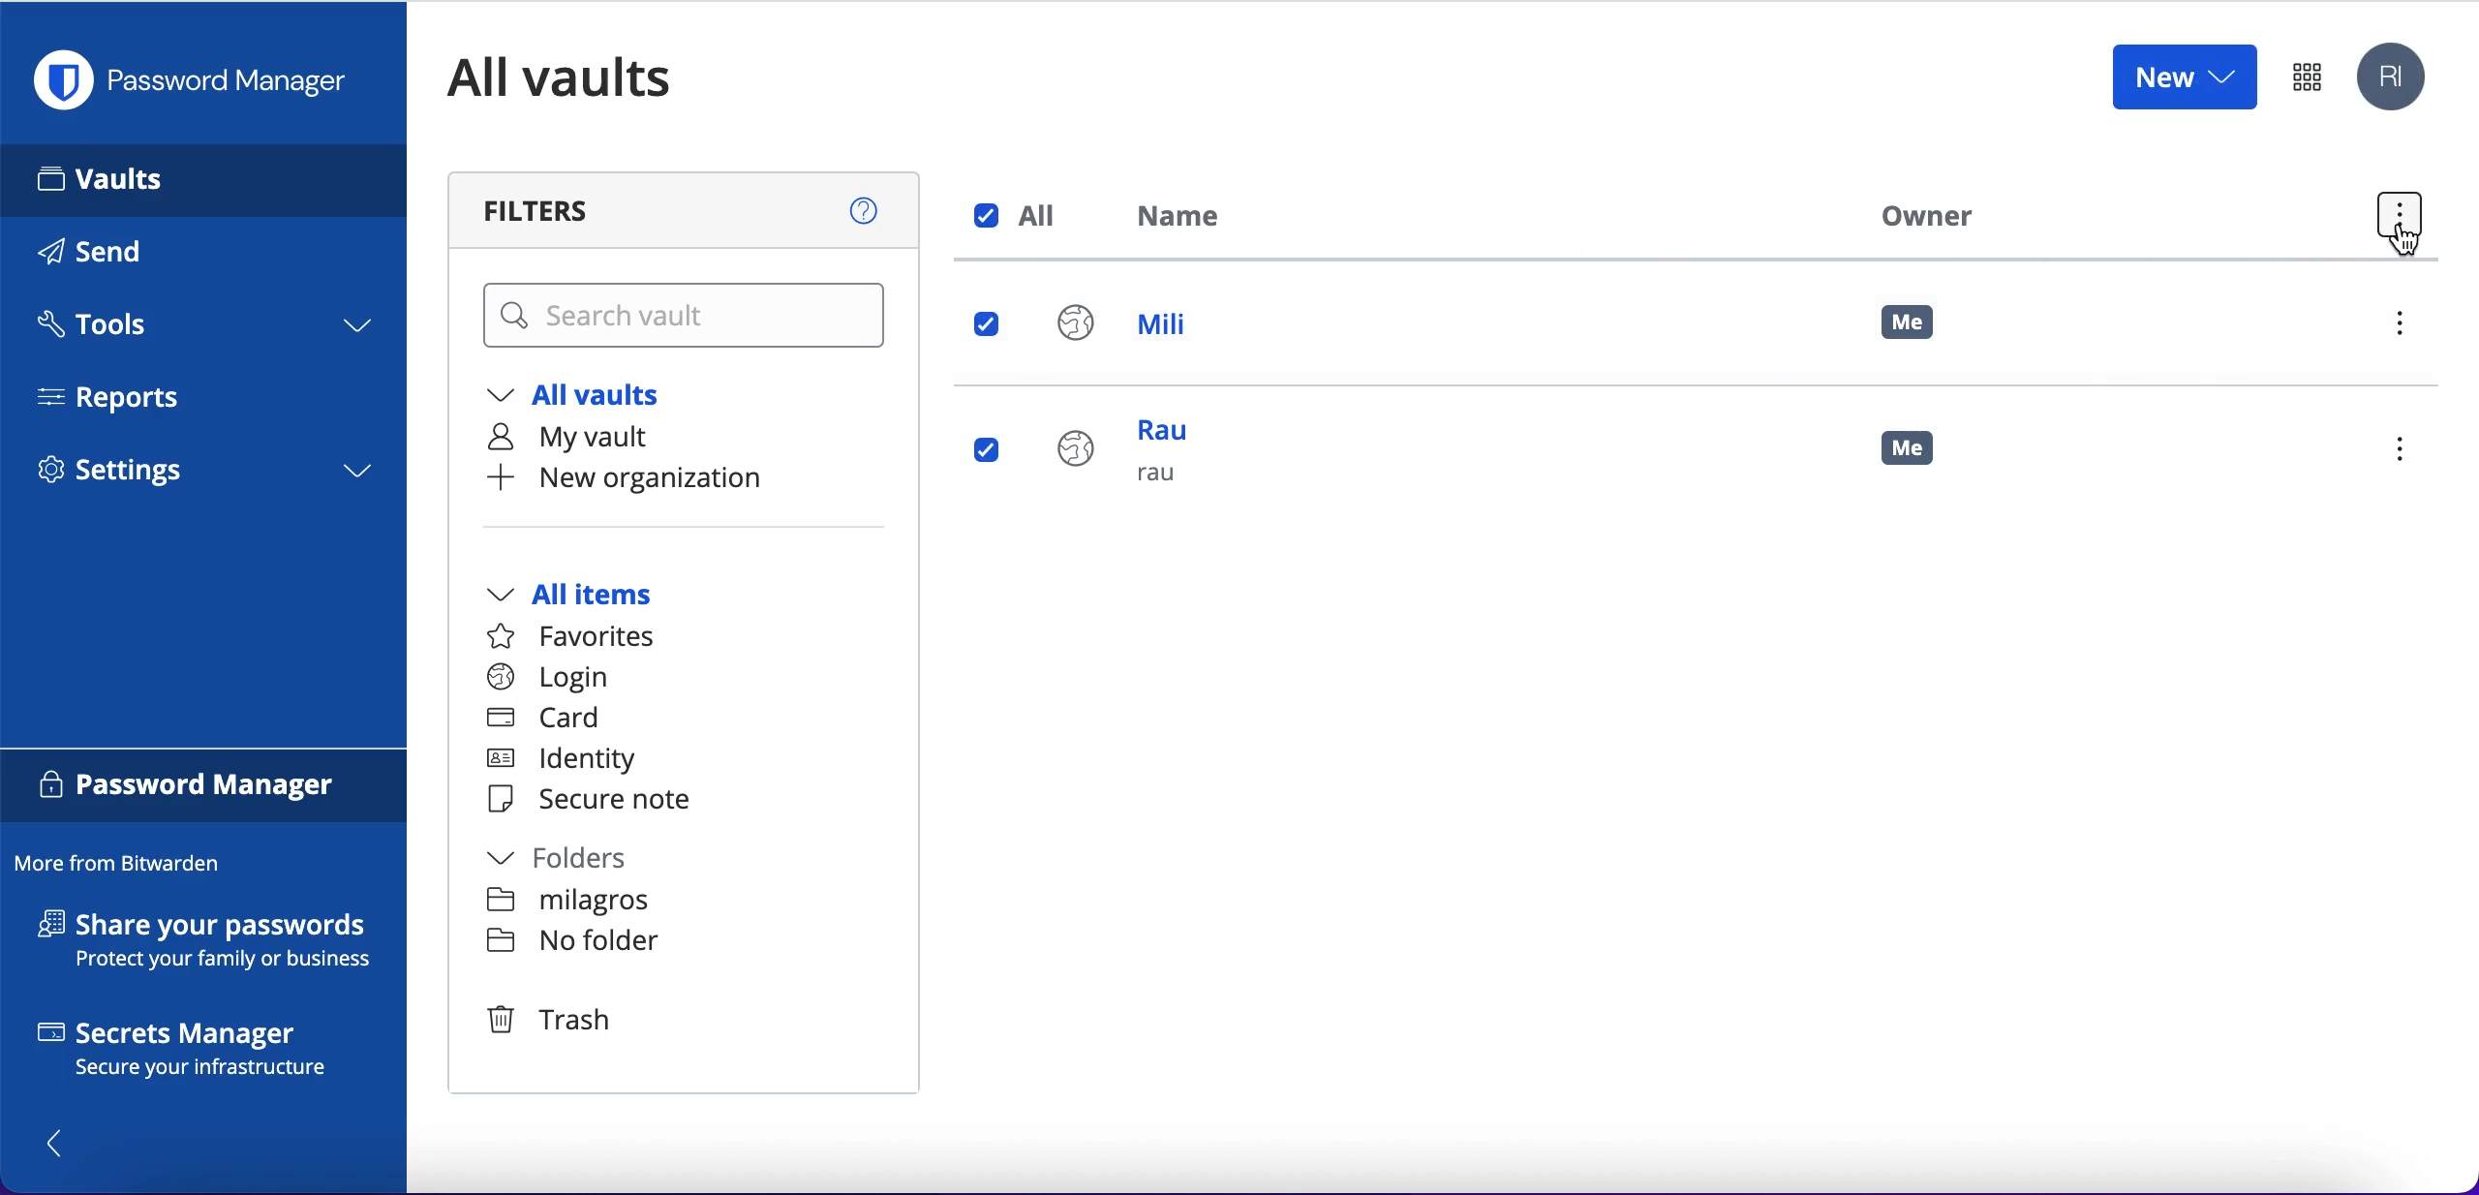 The height and width of the screenshot is (1195, 2479). I want to click on password manager, so click(204, 788).